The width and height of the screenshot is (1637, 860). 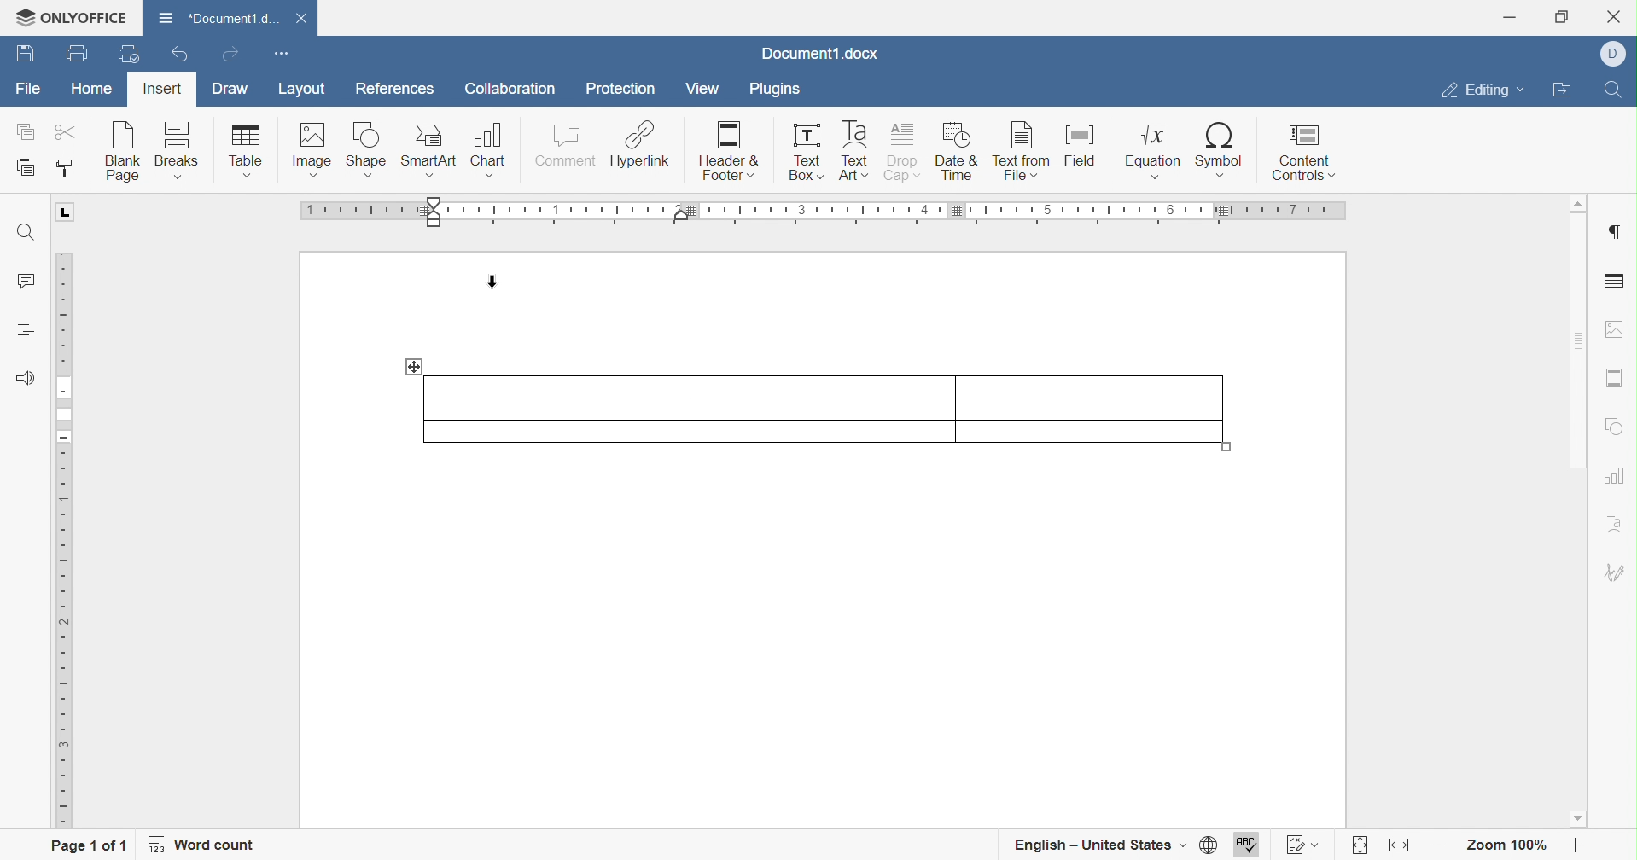 I want to click on Home, so click(x=91, y=87).